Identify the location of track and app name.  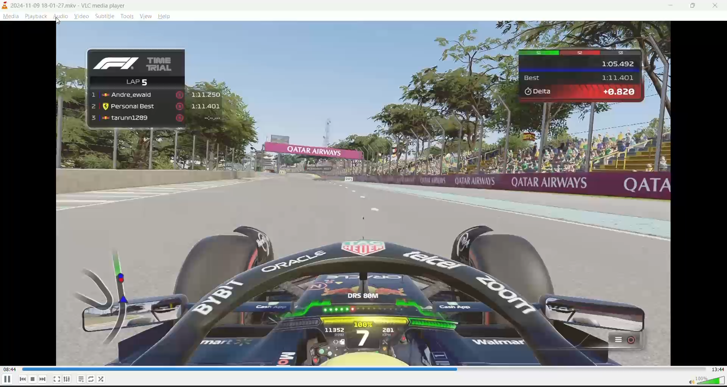
(67, 5).